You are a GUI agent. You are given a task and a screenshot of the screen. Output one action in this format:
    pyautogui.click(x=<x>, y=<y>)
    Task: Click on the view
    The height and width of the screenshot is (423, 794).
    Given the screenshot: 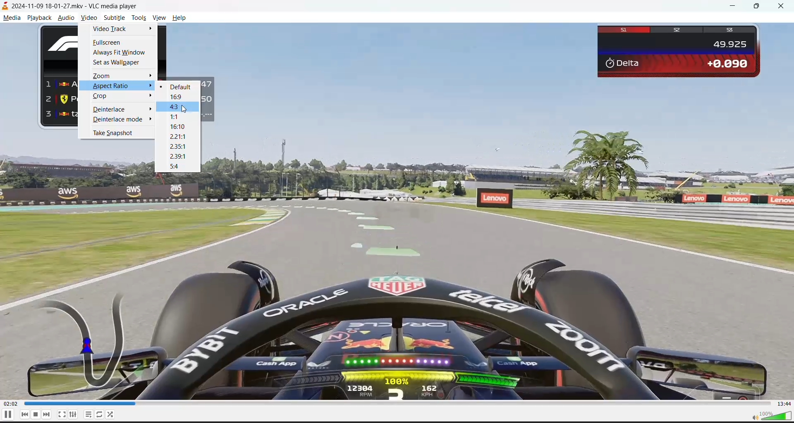 What is the action you would take?
    pyautogui.click(x=160, y=19)
    